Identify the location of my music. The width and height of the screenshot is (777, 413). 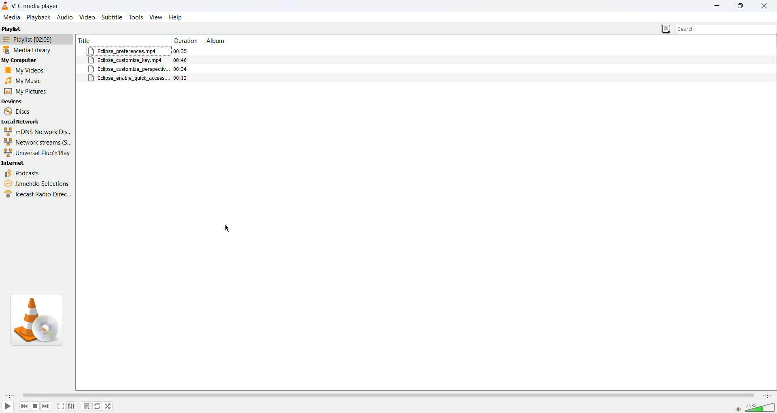
(29, 81).